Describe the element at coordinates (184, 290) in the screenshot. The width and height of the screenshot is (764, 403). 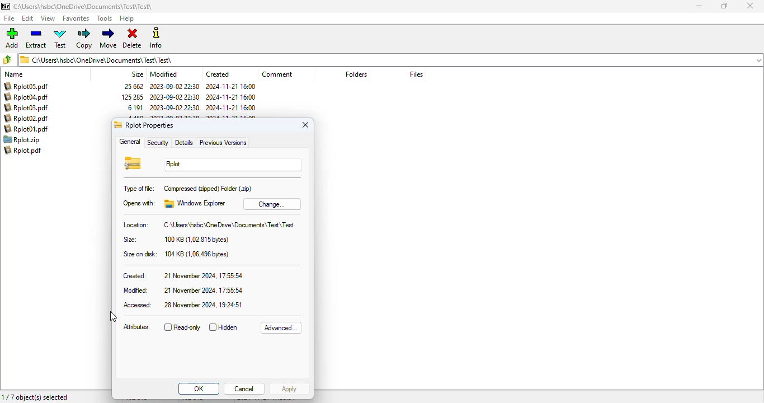
I see `last modified: 21 november 2024, 17:55:54` at that location.